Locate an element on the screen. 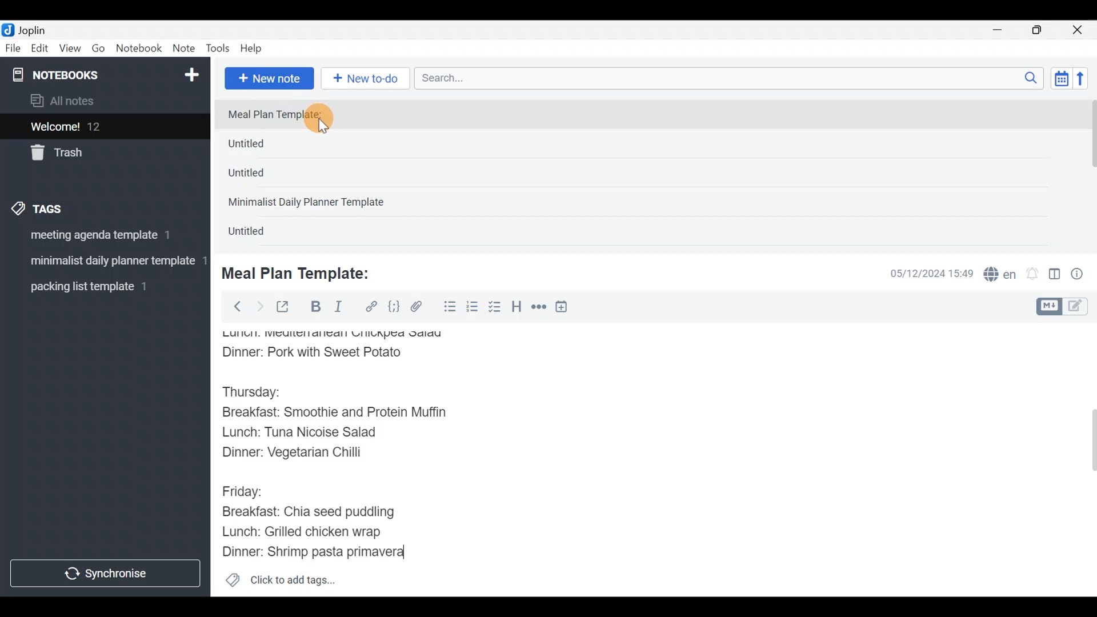 Image resolution: width=1097 pixels, height=617 pixels. Toggle sort order is located at coordinates (1061, 79).